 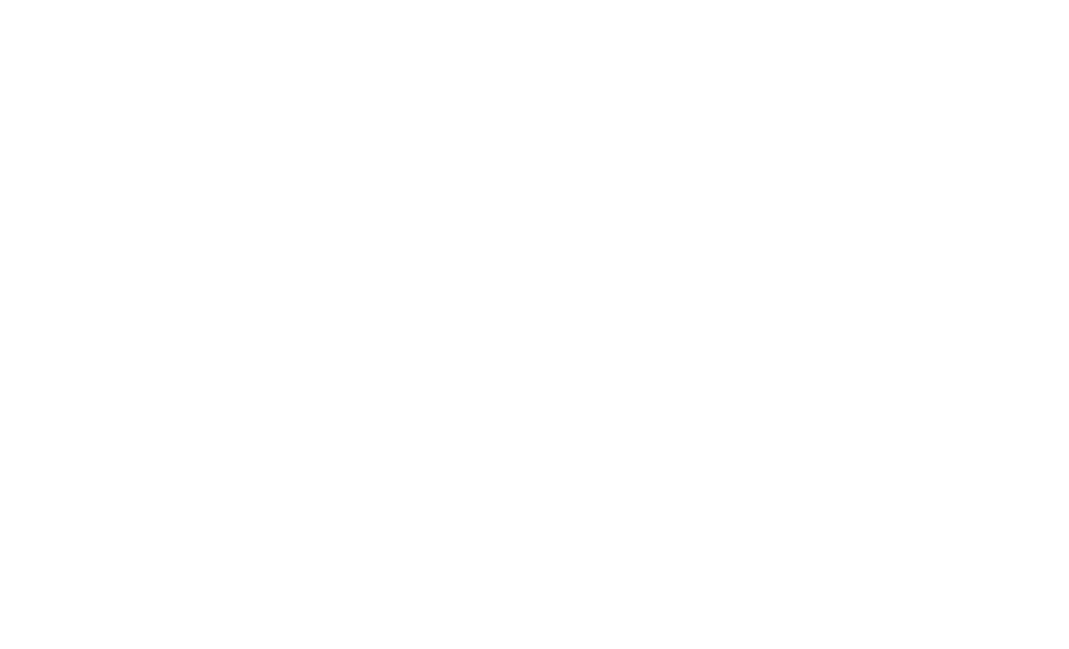 I want to click on 1513 px, so click(x=521, y=183).